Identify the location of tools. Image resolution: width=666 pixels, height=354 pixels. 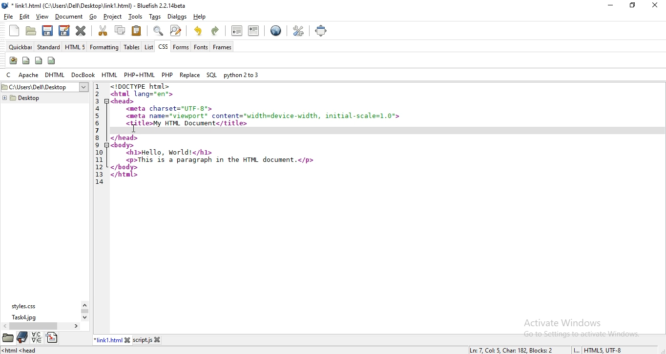
(136, 17).